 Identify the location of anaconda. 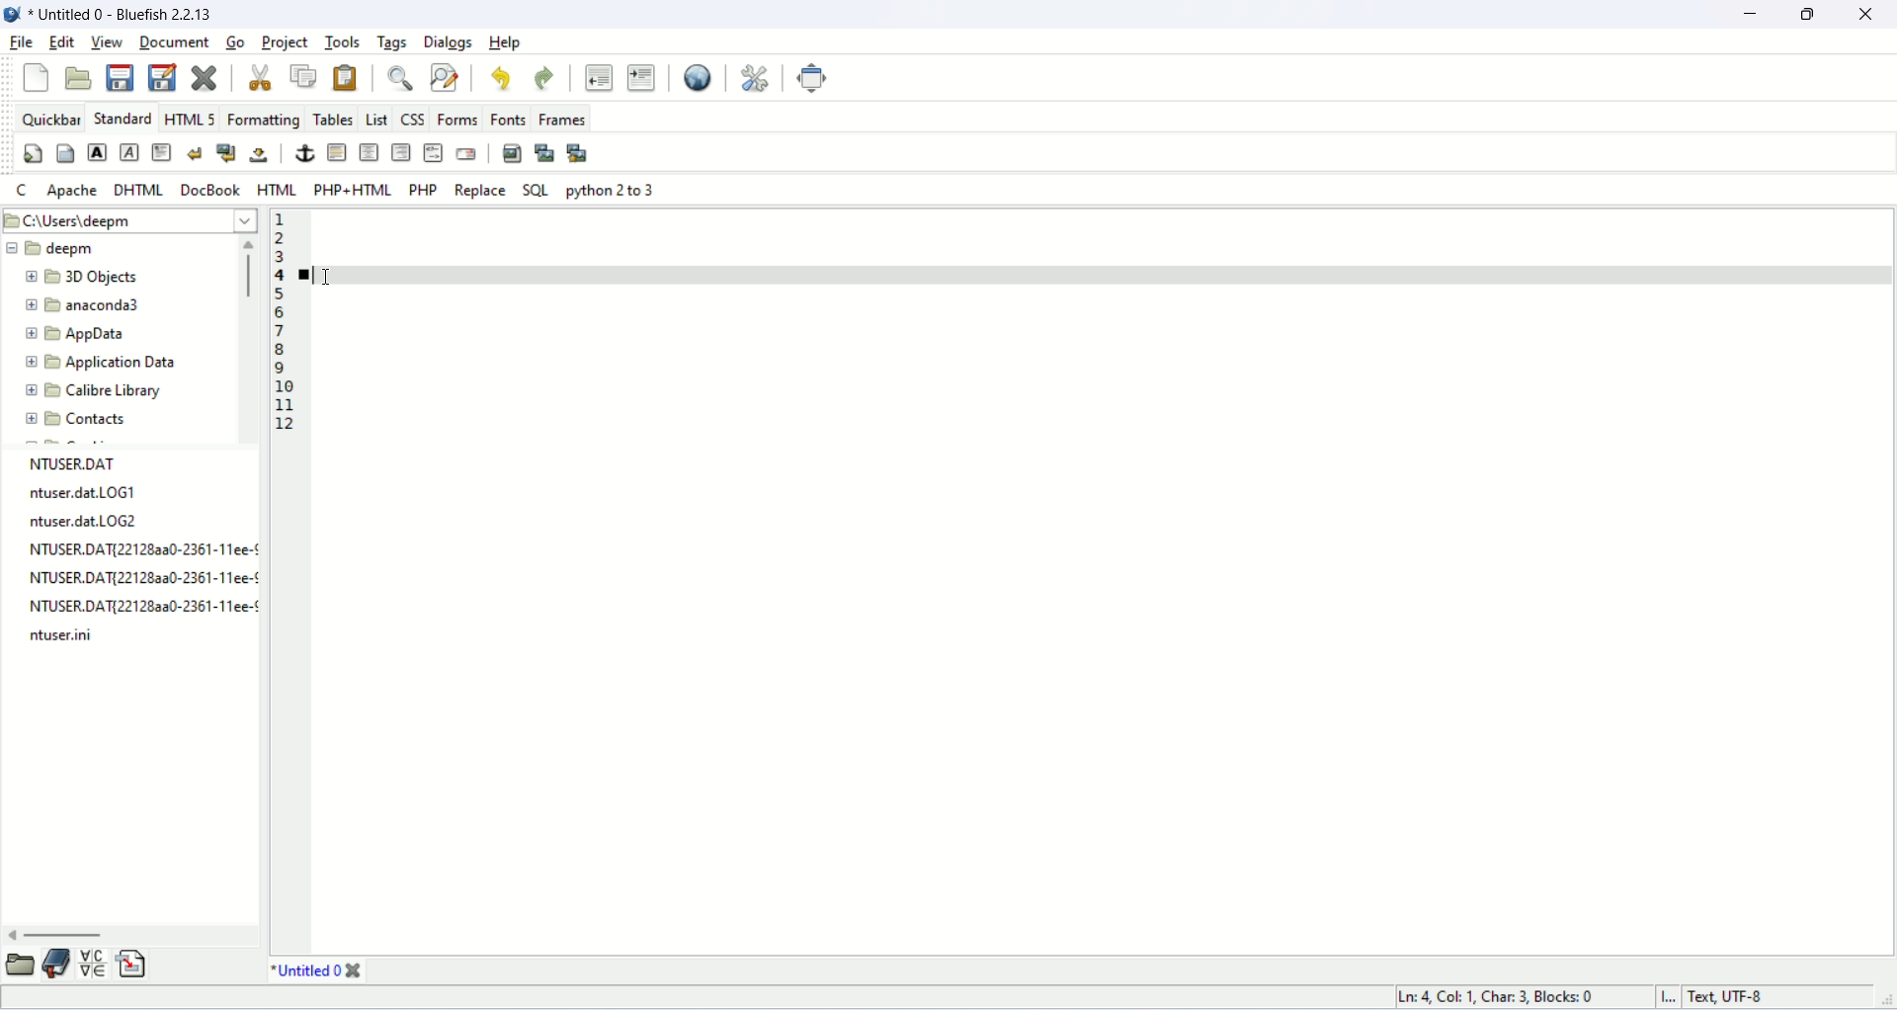
(89, 305).